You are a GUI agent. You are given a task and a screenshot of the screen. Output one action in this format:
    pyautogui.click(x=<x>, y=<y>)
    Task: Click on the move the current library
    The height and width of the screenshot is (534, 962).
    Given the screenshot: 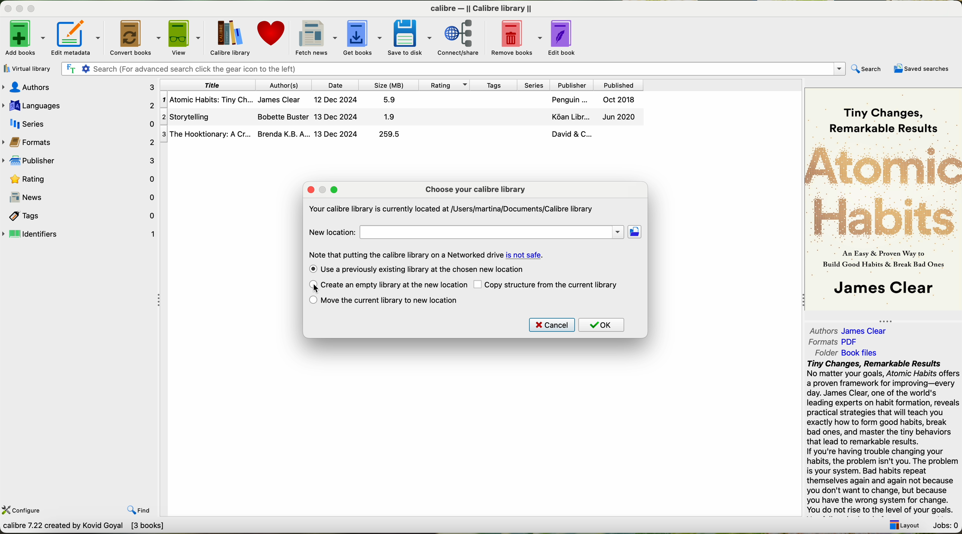 What is the action you would take?
    pyautogui.click(x=384, y=300)
    